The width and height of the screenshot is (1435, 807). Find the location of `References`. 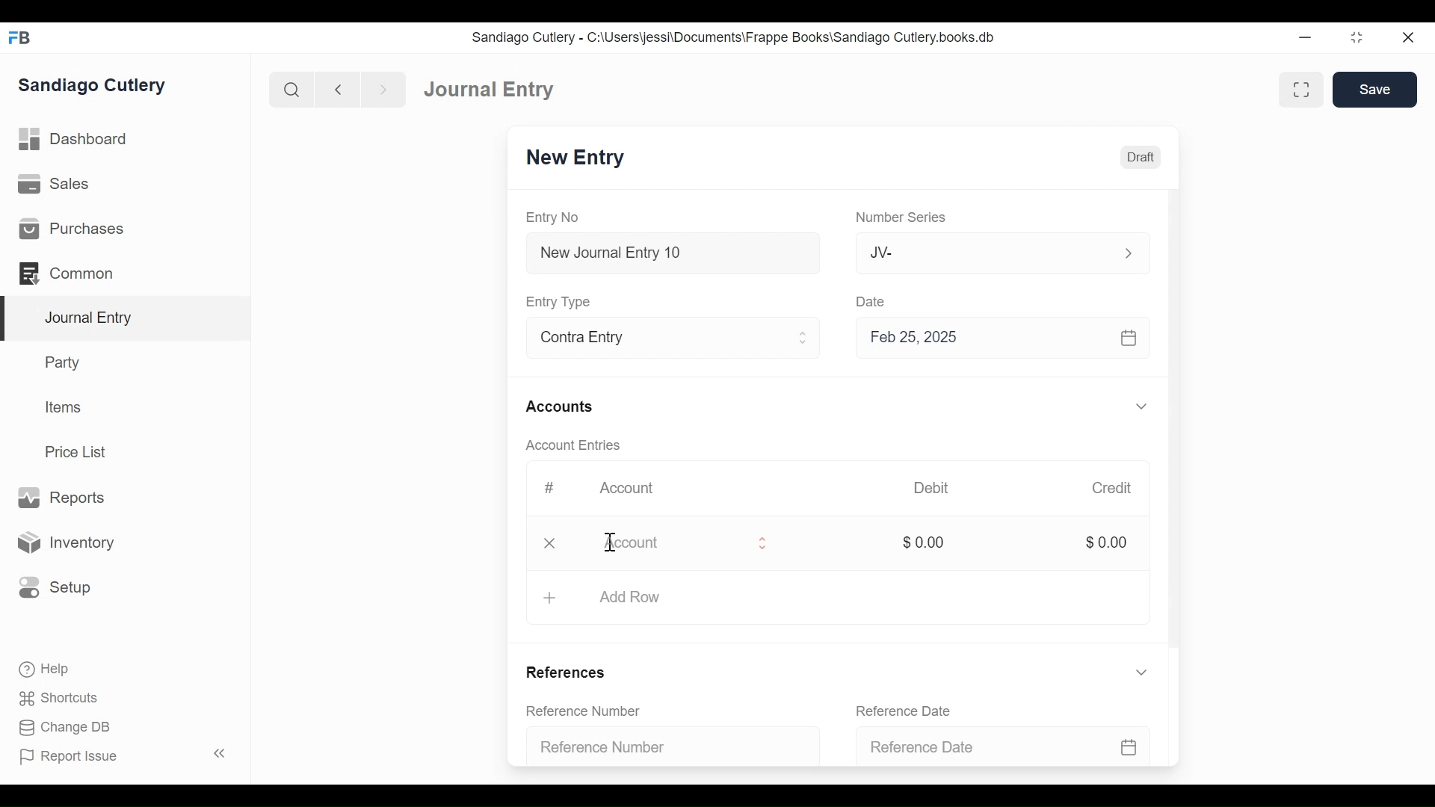

References is located at coordinates (567, 672).